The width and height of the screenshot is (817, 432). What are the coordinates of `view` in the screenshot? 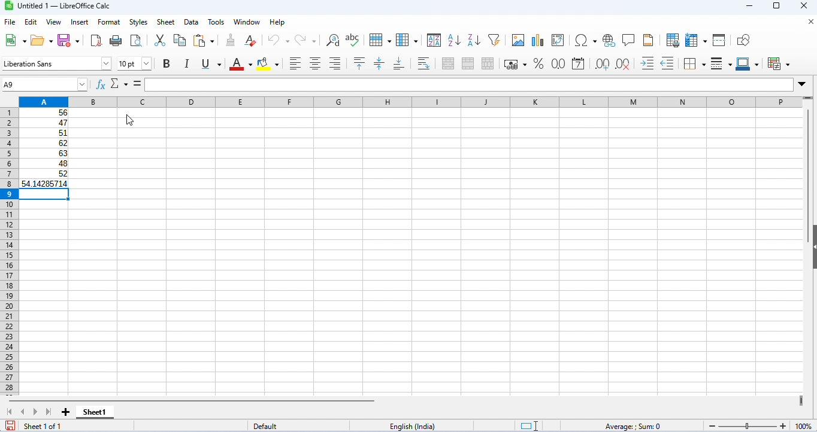 It's located at (54, 22).